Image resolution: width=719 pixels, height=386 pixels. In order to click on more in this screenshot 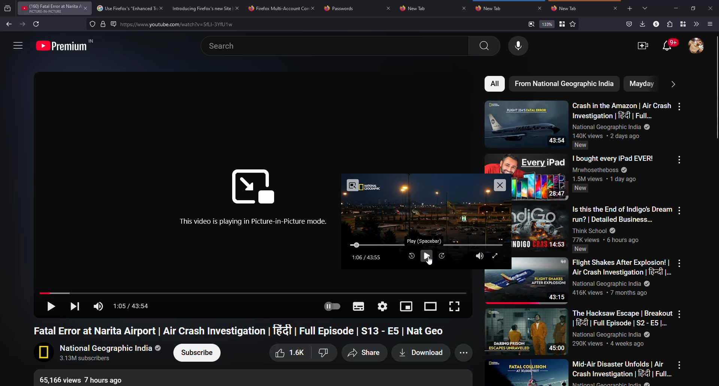, I will do `click(680, 107)`.